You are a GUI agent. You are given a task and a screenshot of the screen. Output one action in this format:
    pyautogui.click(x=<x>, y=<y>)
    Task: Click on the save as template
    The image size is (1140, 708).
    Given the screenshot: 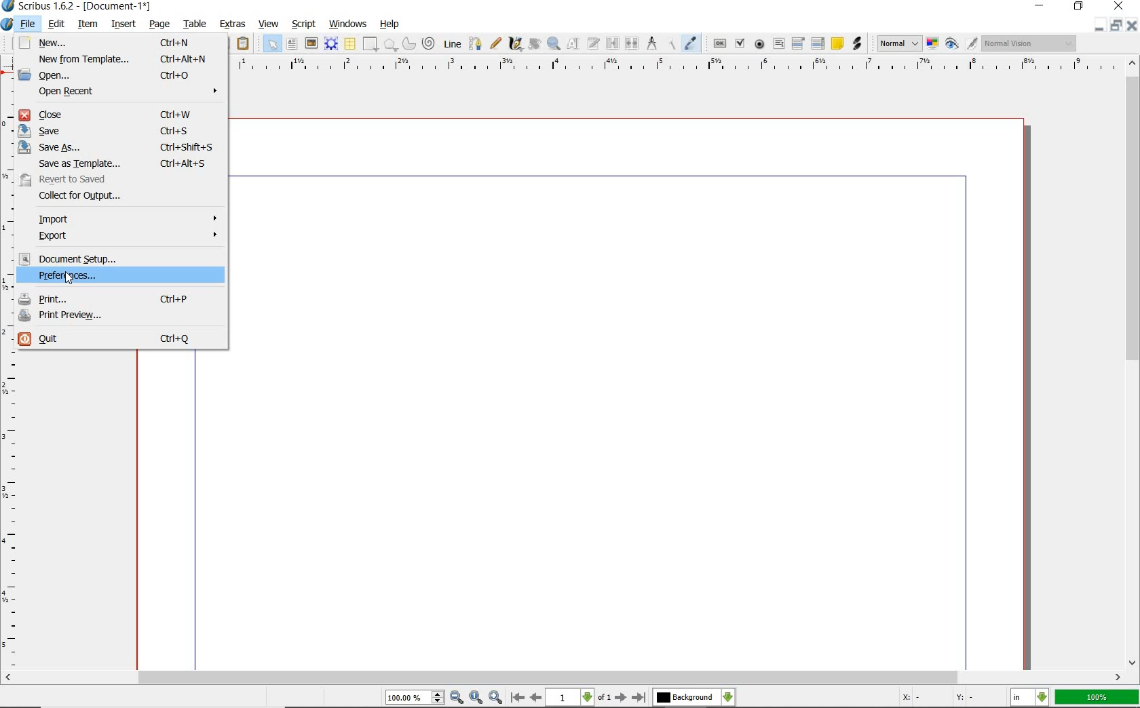 What is the action you would take?
    pyautogui.click(x=122, y=163)
    